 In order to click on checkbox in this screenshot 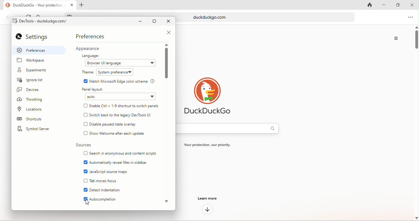, I will do `click(86, 134)`.